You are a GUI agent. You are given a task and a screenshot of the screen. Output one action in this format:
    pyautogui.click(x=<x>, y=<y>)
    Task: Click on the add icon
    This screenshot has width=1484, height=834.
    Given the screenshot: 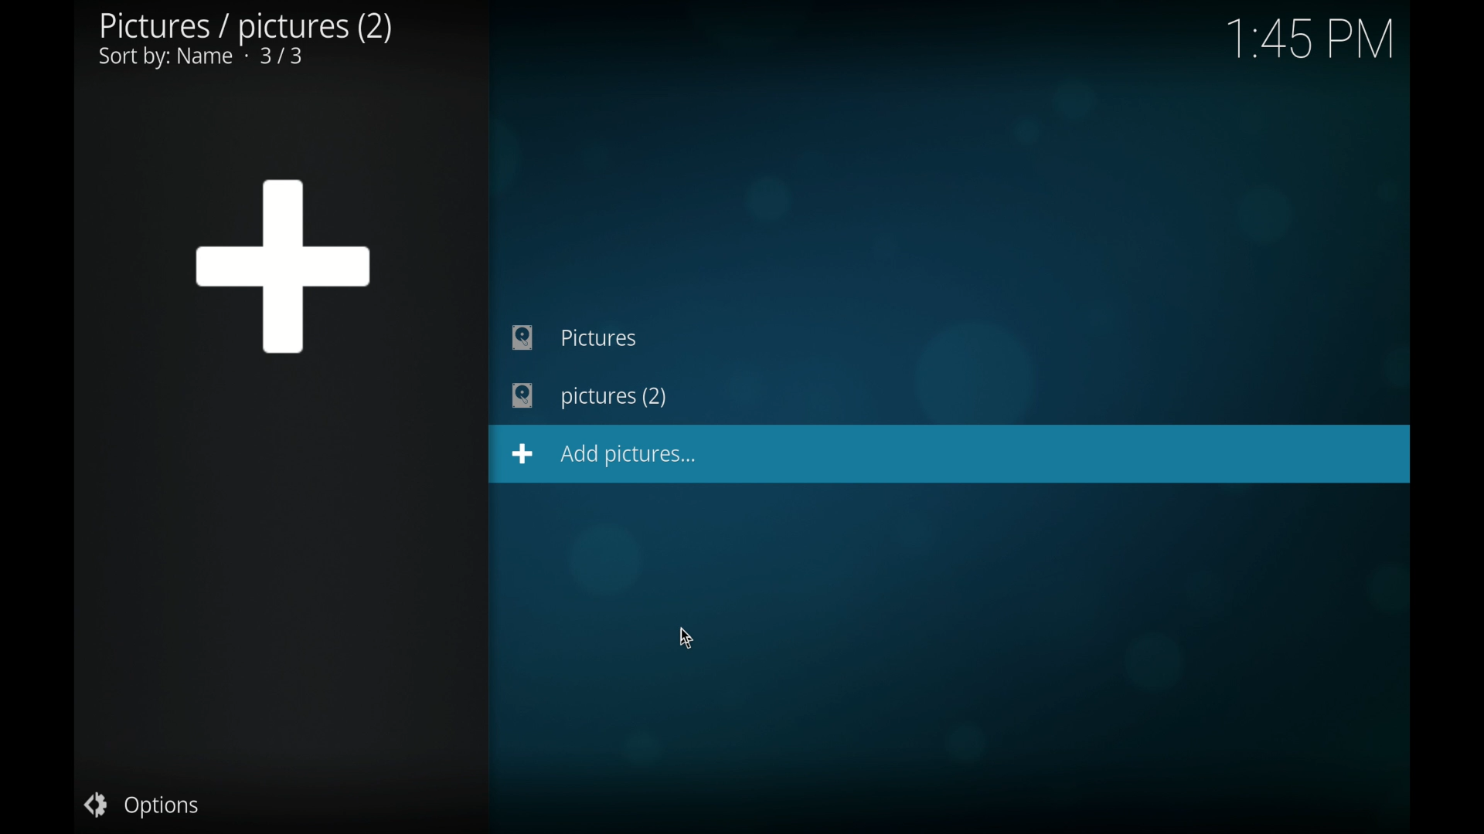 What is the action you would take?
    pyautogui.click(x=286, y=265)
    